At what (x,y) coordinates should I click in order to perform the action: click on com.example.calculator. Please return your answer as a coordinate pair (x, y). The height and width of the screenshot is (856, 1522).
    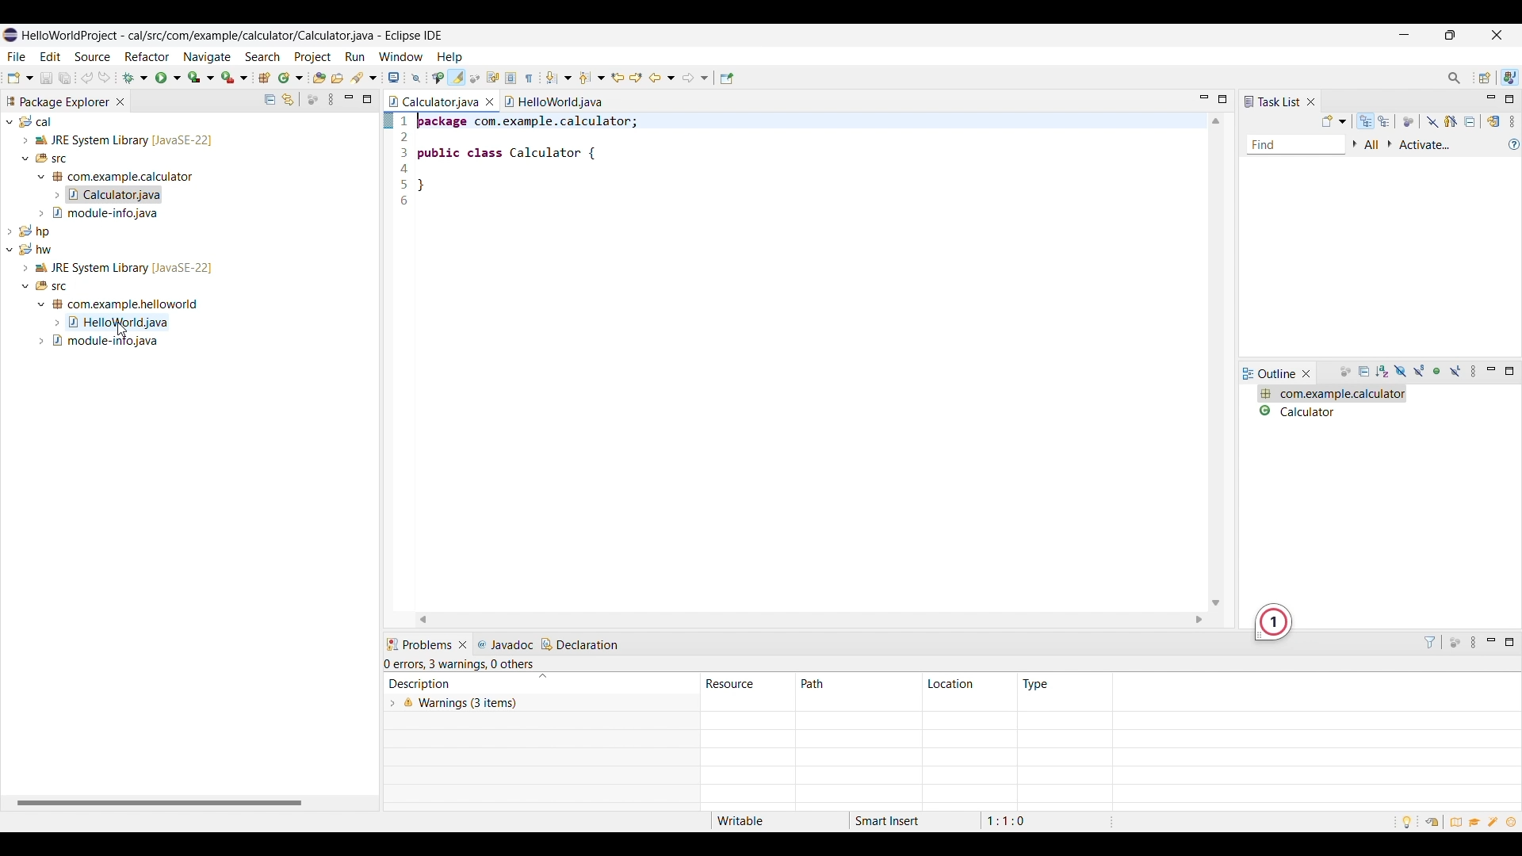
    Looking at the image, I should click on (1332, 394).